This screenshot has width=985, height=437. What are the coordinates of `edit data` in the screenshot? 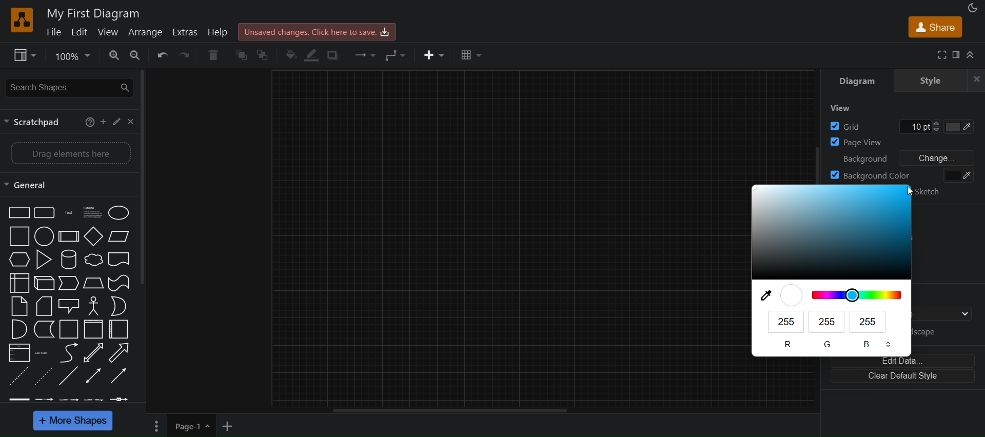 It's located at (907, 363).